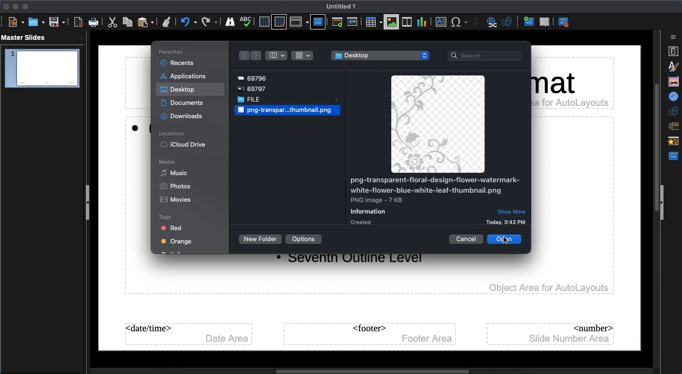 This screenshot has height=374, width=682. Describe the element at coordinates (565, 22) in the screenshot. I see `Master view close` at that location.